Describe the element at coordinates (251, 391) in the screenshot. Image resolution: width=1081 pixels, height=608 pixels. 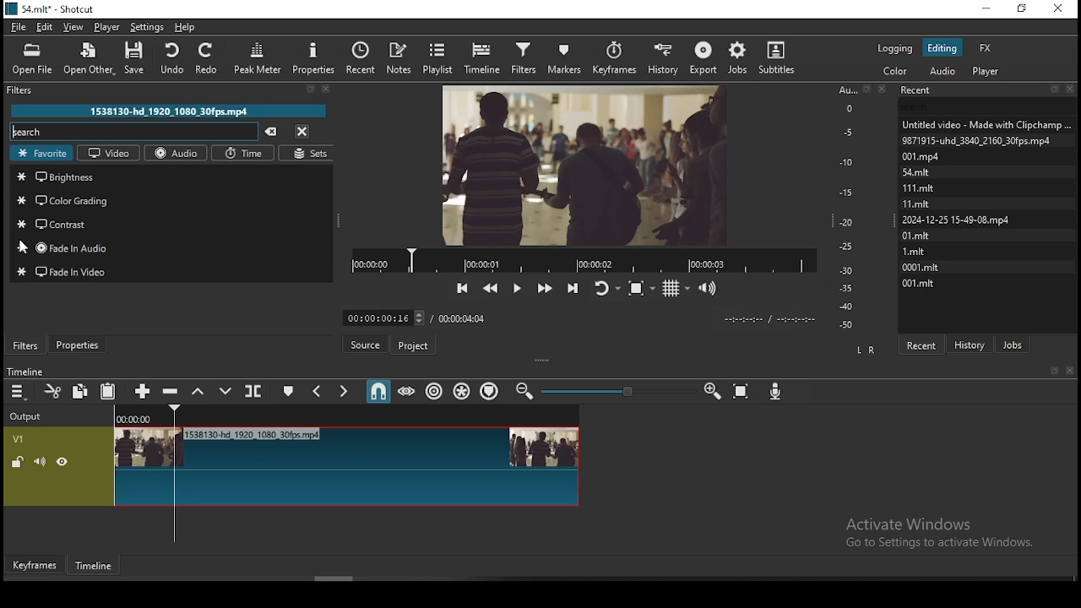
I see `split at playhead` at that location.